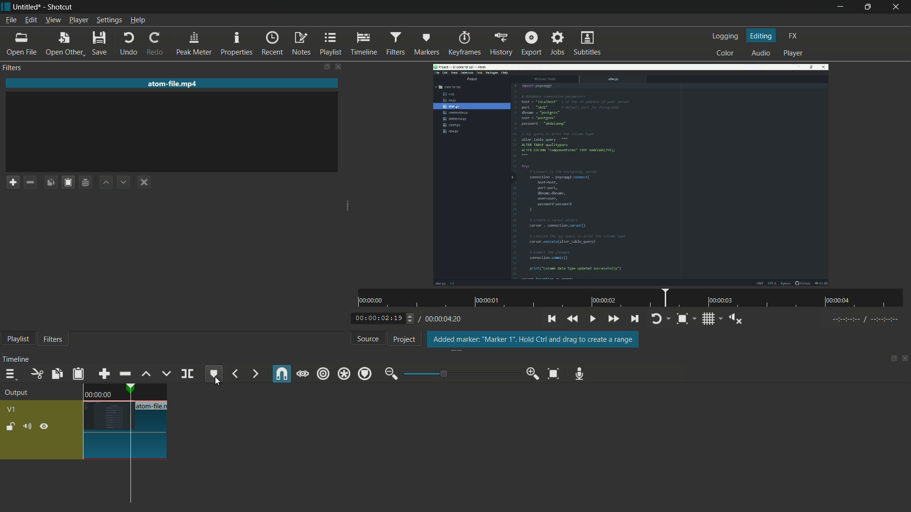  I want to click on ripple, so click(323, 375).